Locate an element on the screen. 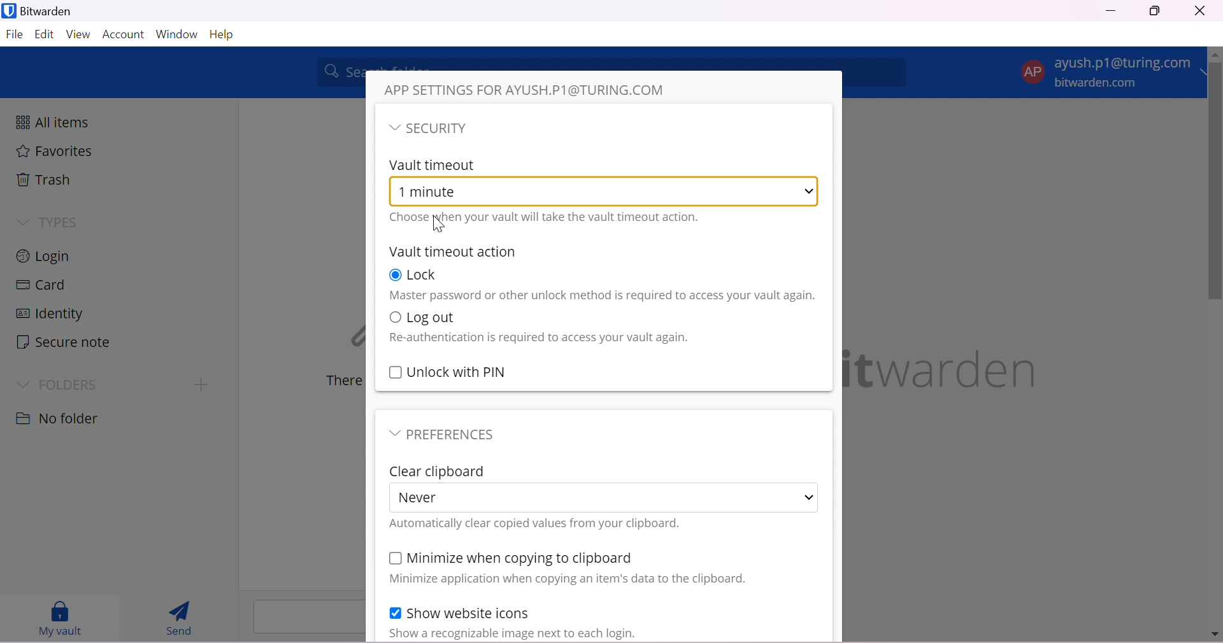 The image size is (1223, 643). create folder is located at coordinates (198, 386).